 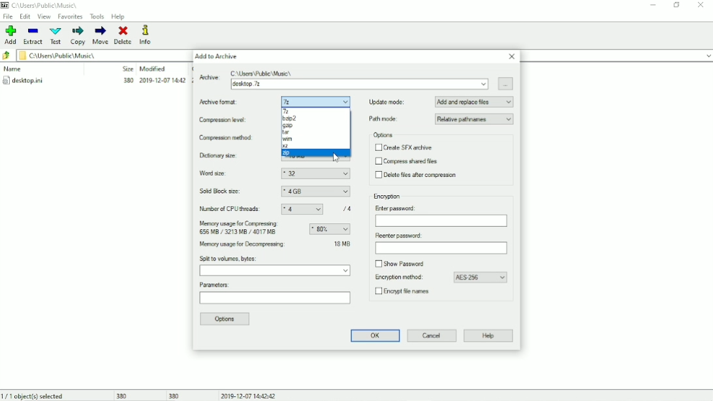 I want to click on File location, so click(x=99, y=55).